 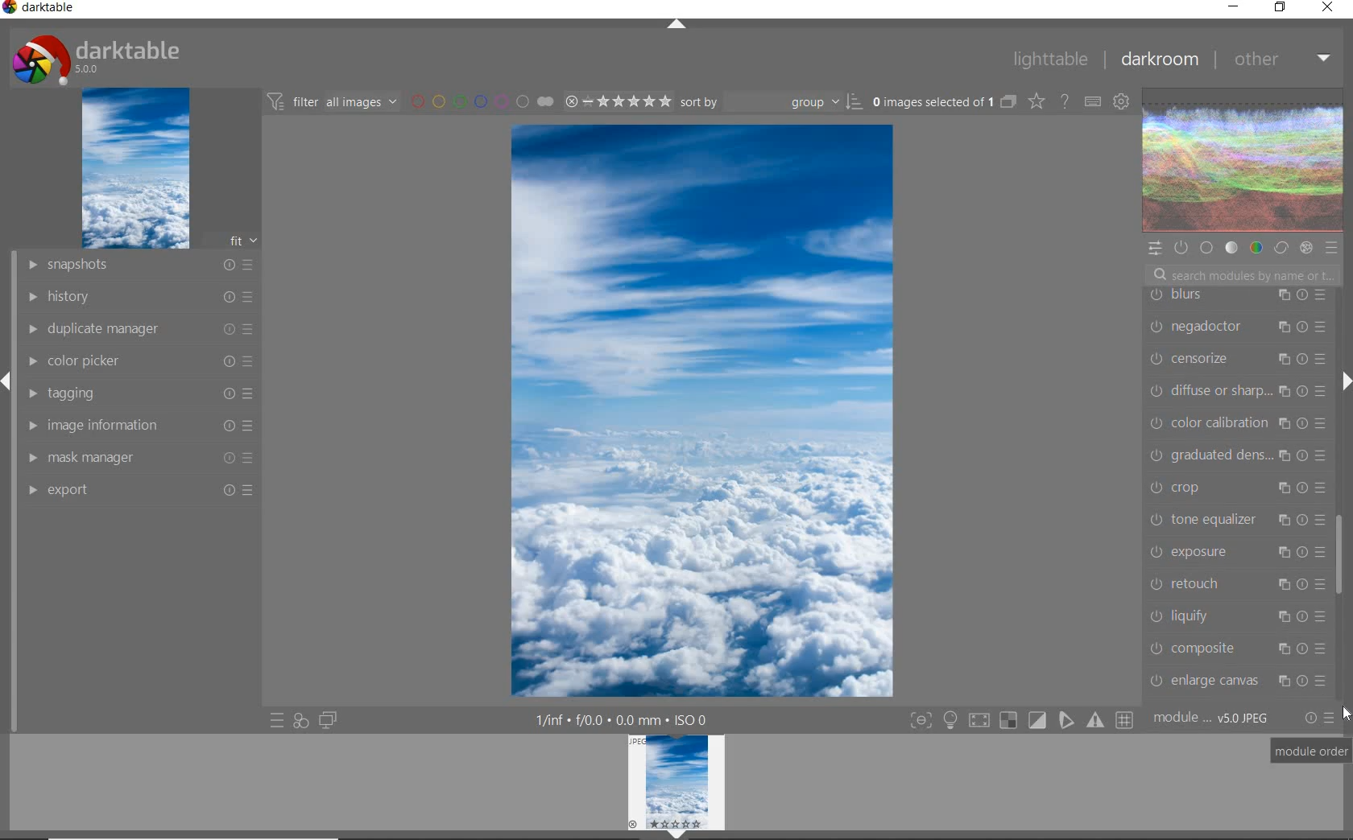 I want to click on crop, so click(x=1235, y=486).